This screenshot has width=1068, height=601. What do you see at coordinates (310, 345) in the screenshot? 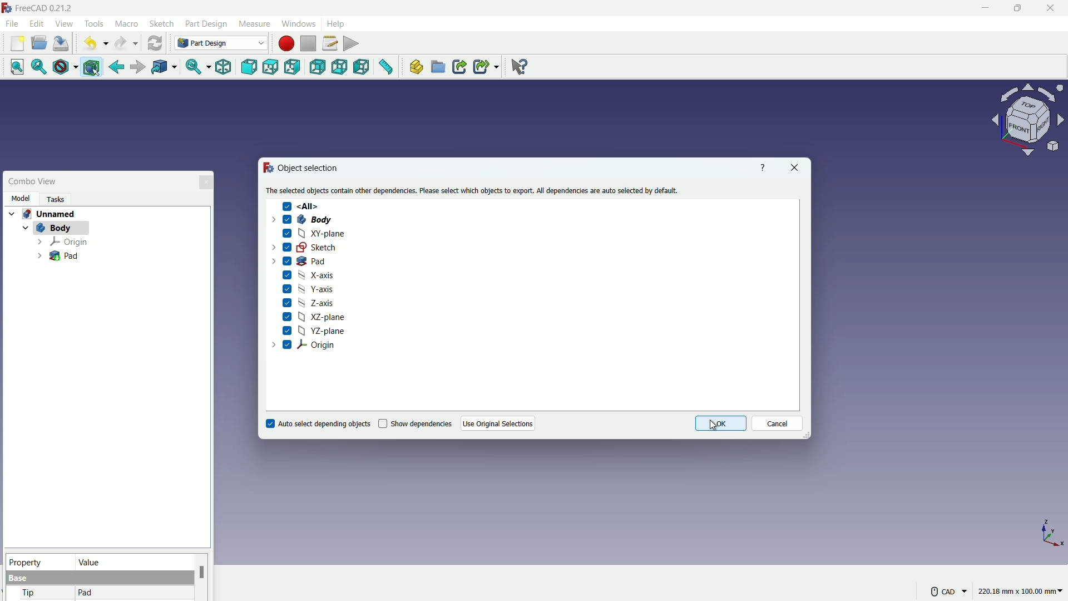
I see `Origin` at bounding box center [310, 345].